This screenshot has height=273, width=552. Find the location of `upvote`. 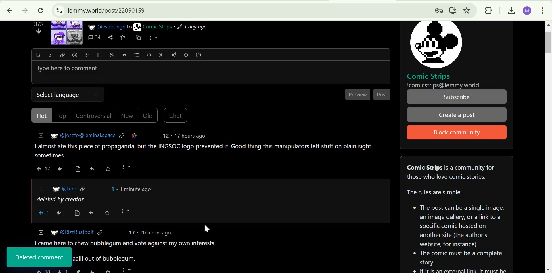

upvote is located at coordinates (39, 168).